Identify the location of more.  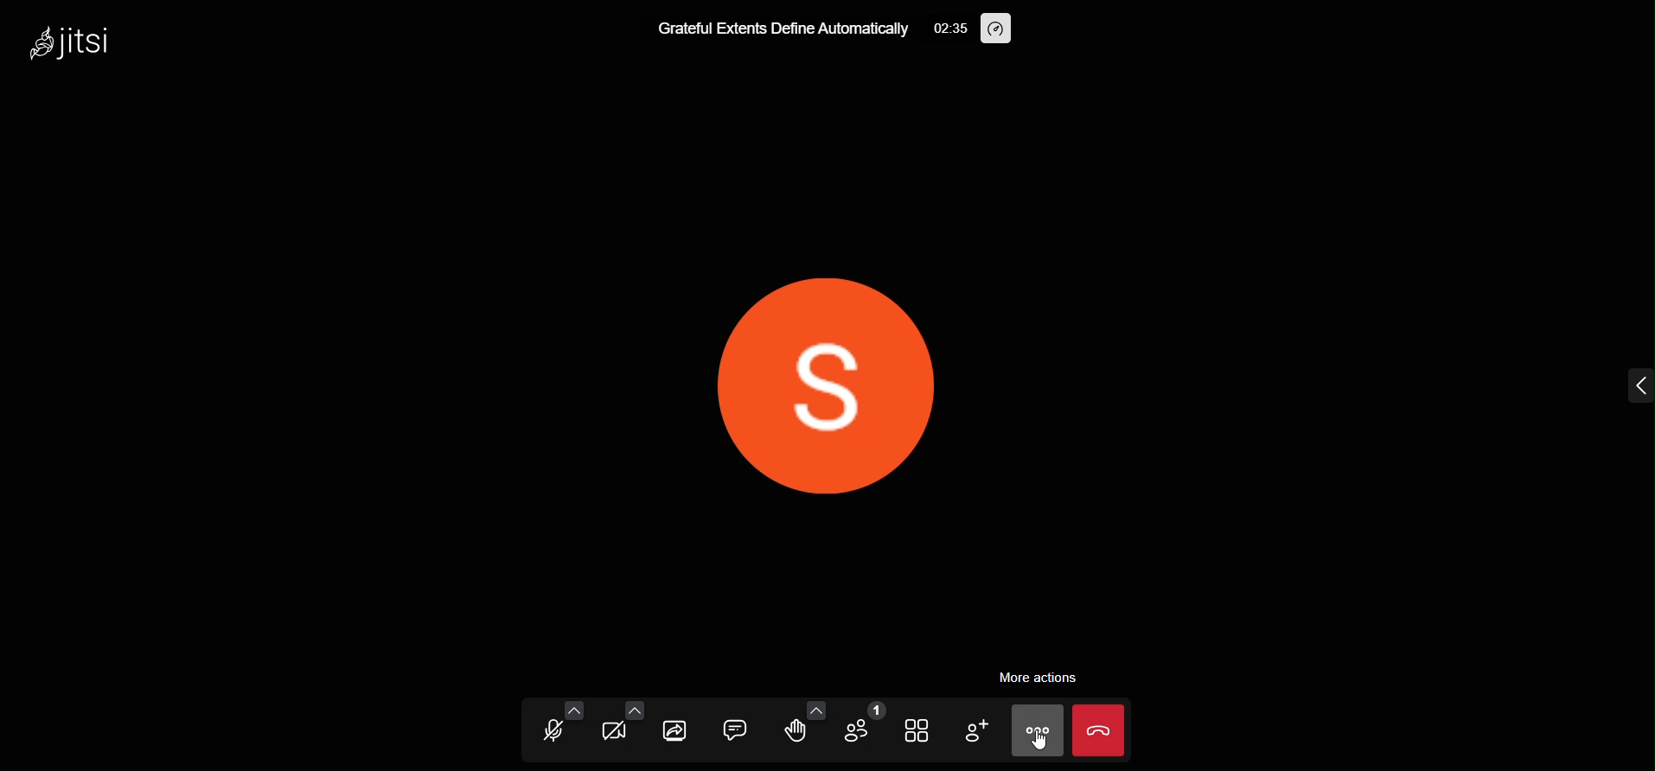
(1034, 730).